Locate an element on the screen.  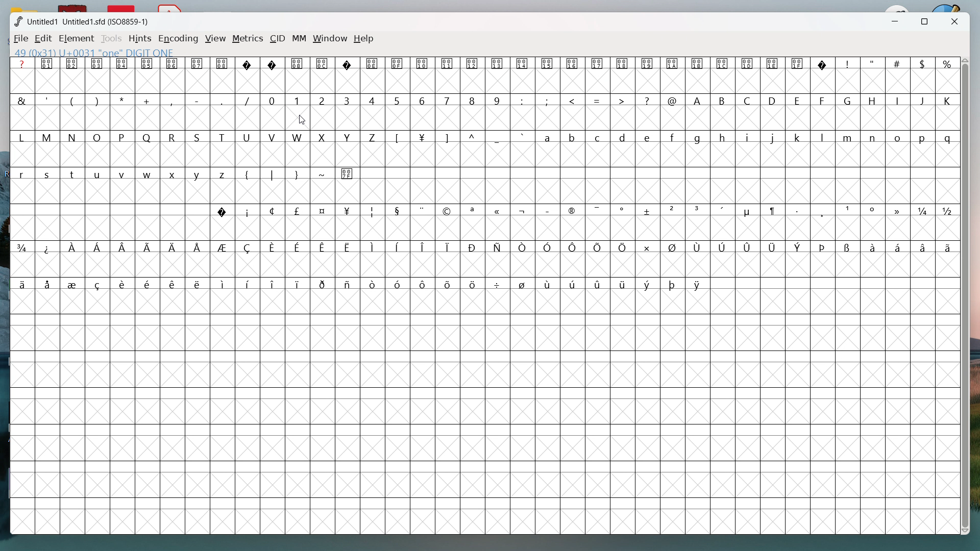
9 is located at coordinates (498, 100).